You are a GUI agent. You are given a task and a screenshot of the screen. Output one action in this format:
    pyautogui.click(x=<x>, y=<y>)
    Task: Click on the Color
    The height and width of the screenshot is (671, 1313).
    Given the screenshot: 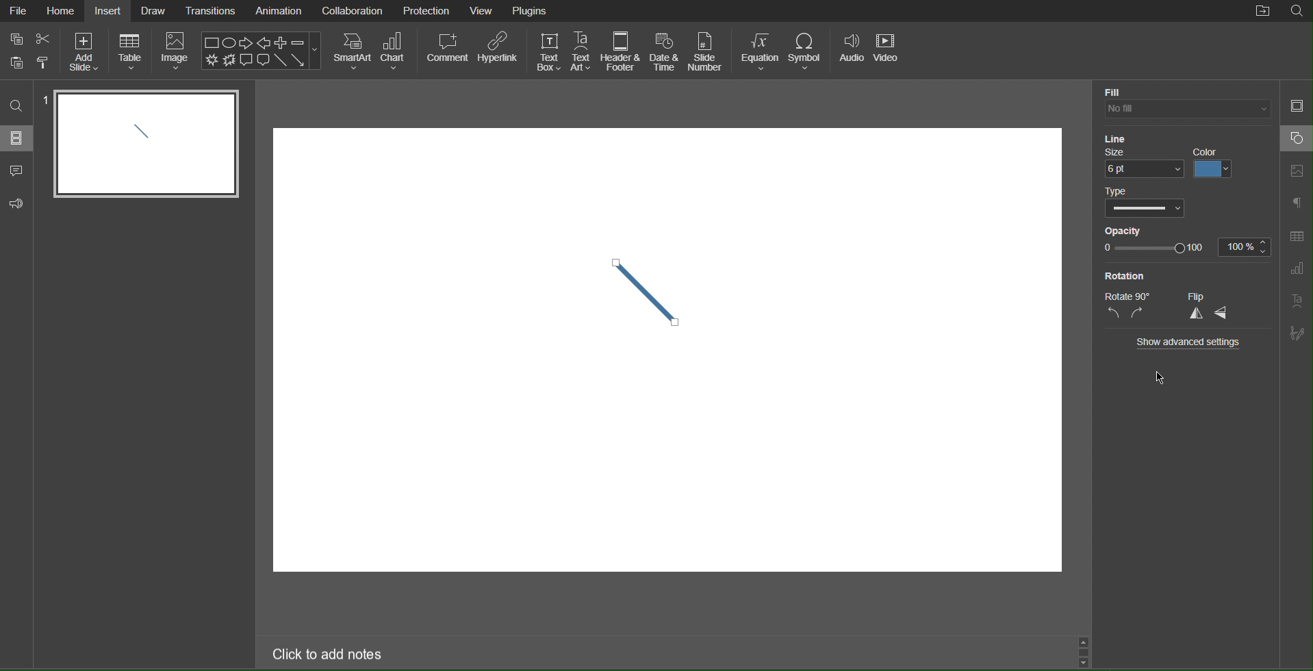 What is the action you would take?
    pyautogui.click(x=1216, y=162)
    